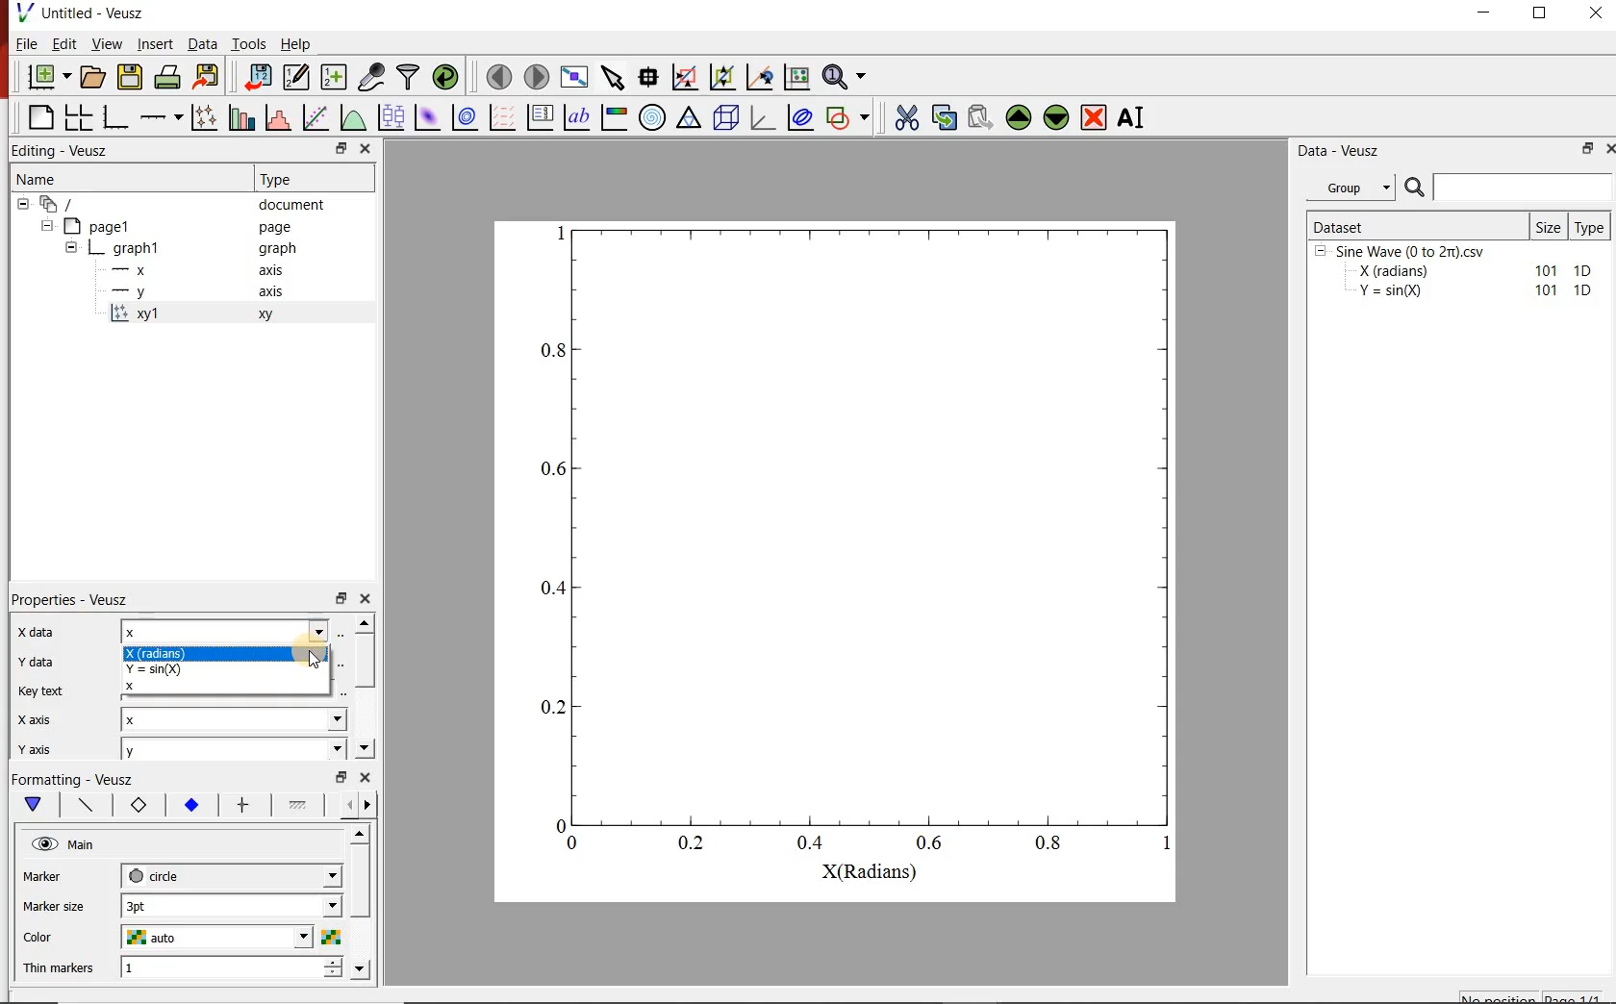 This screenshot has width=1616, height=1004. I want to click on plot bar charts, so click(244, 115).